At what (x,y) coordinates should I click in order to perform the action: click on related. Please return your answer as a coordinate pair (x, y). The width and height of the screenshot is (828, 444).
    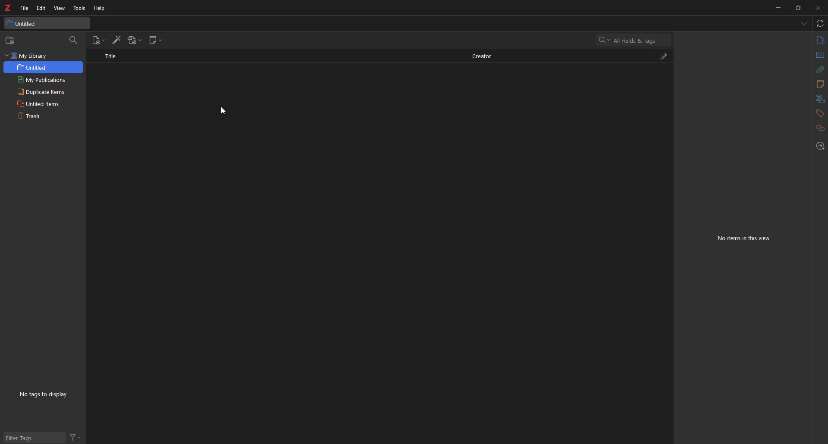
    Looking at the image, I should click on (821, 128).